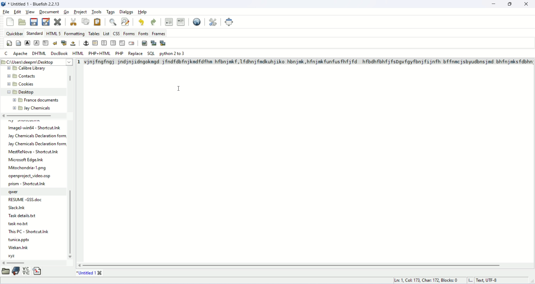  I want to click on redo, so click(154, 21).